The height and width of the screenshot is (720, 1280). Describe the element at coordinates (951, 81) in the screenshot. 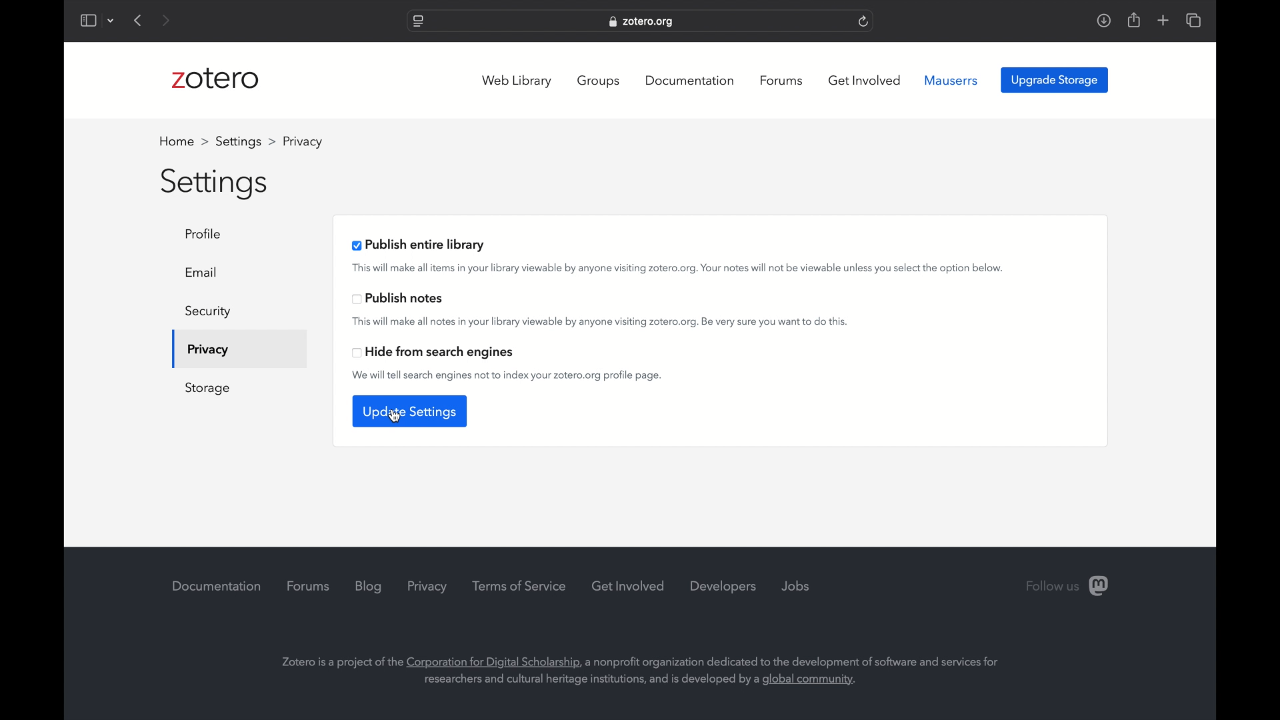

I see `mauserrs` at that location.